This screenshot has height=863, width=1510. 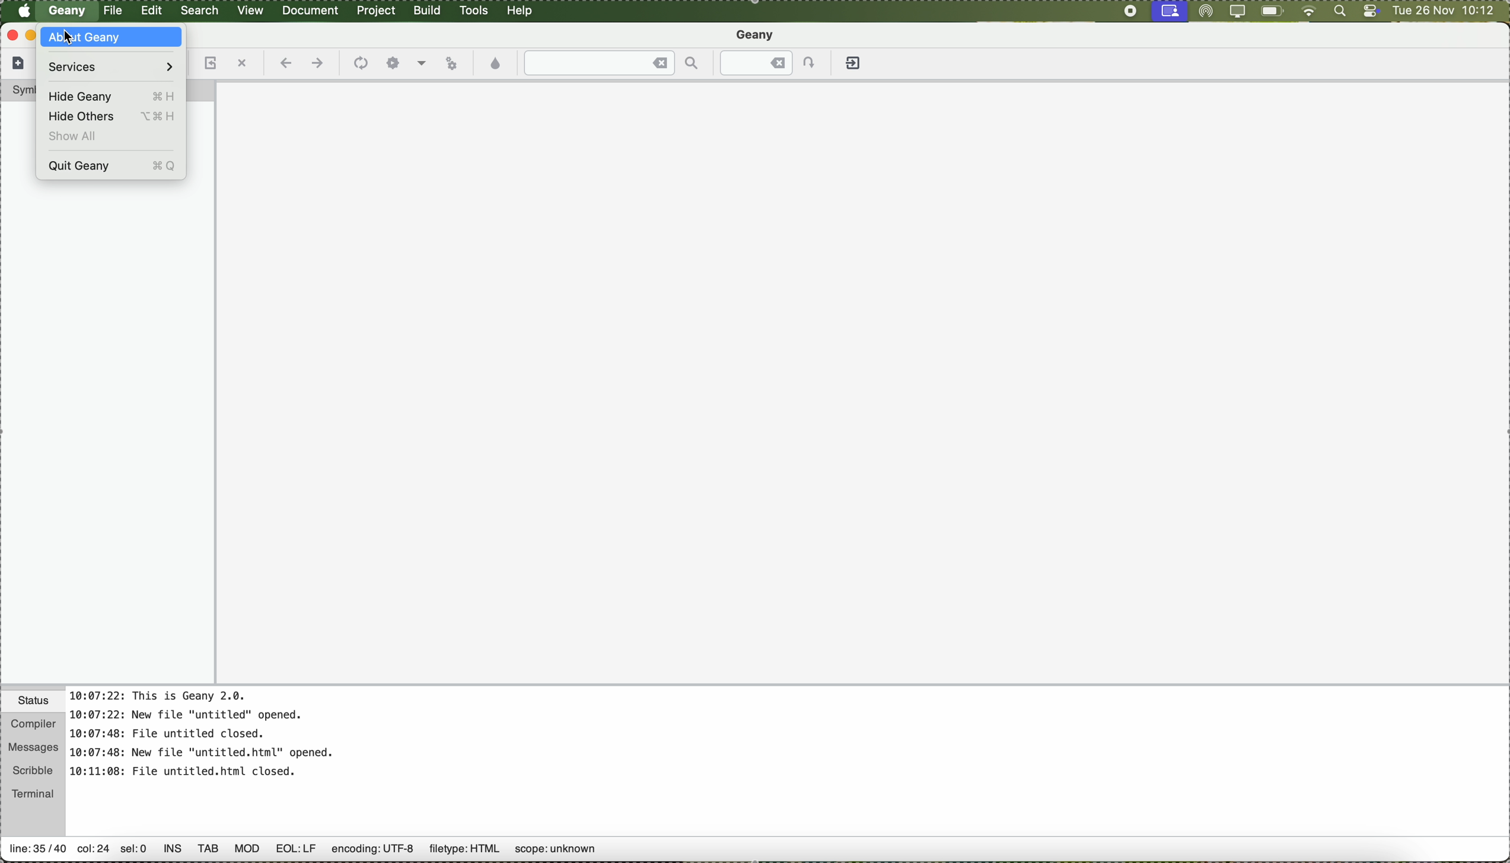 What do you see at coordinates (1306, 12) in the screenshot?
I see `wifi` at bounding box center [1306, 12].